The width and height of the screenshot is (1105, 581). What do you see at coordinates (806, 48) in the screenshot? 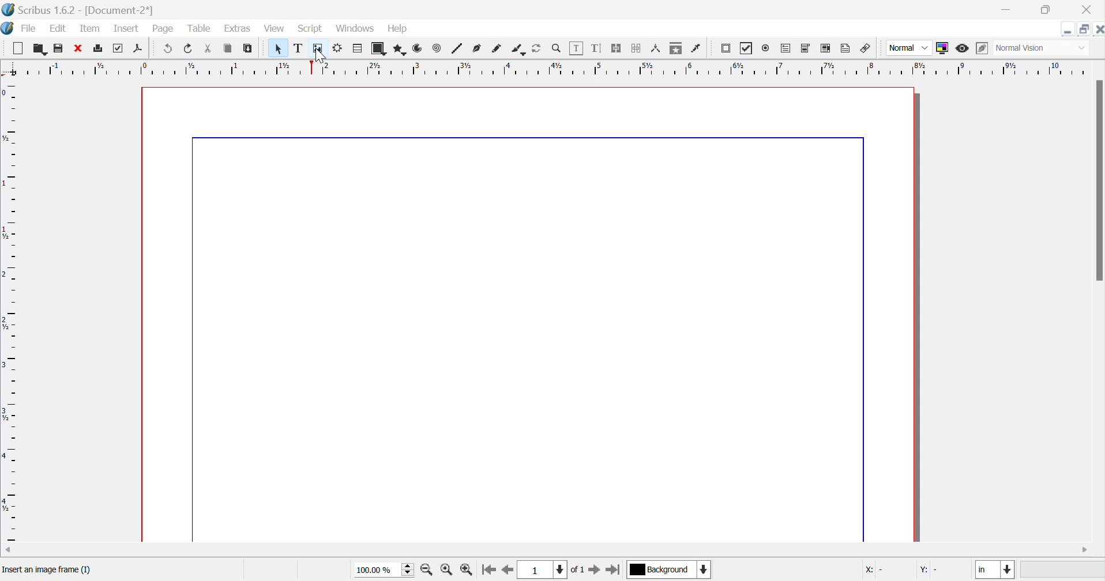
I see `PDF combo box` at bounding box center [806, 48].